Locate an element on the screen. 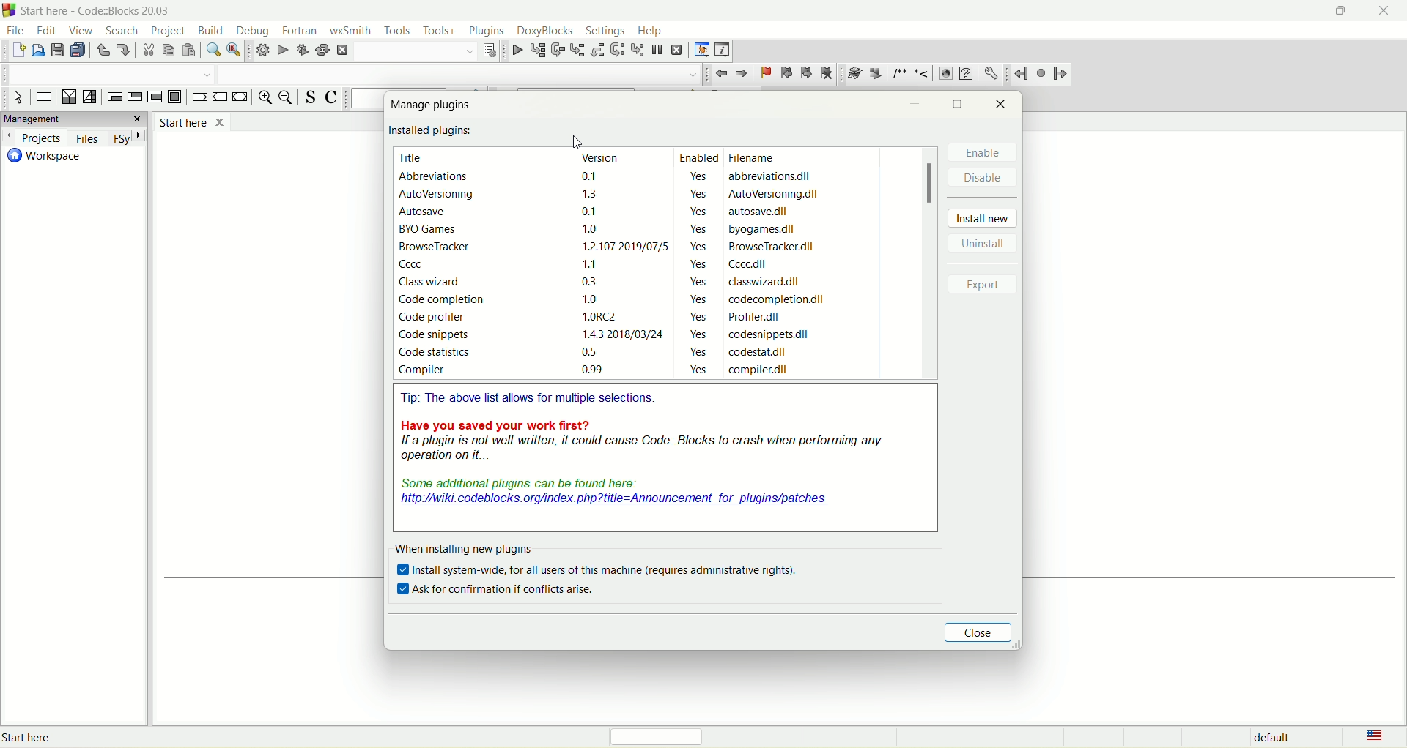  Version is located at coordinates (604, 157).